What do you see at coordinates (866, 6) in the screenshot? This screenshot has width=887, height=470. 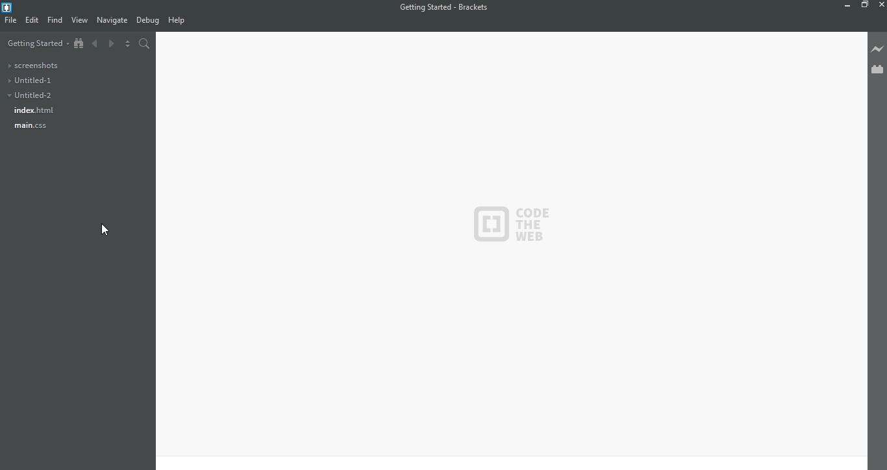 I see `restore` at bounding box center [866, 6].